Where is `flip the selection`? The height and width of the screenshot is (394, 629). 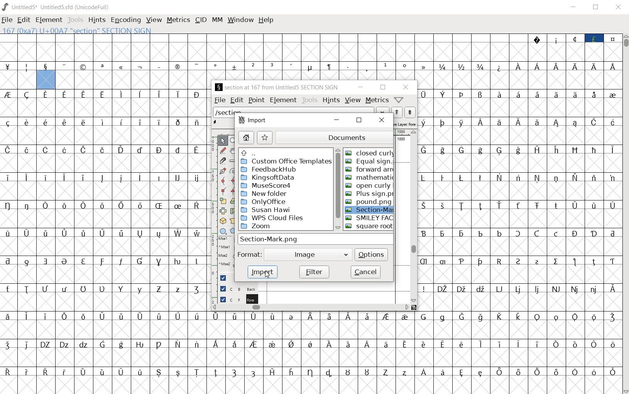 flip the selection is located at coordinates (223, 210).